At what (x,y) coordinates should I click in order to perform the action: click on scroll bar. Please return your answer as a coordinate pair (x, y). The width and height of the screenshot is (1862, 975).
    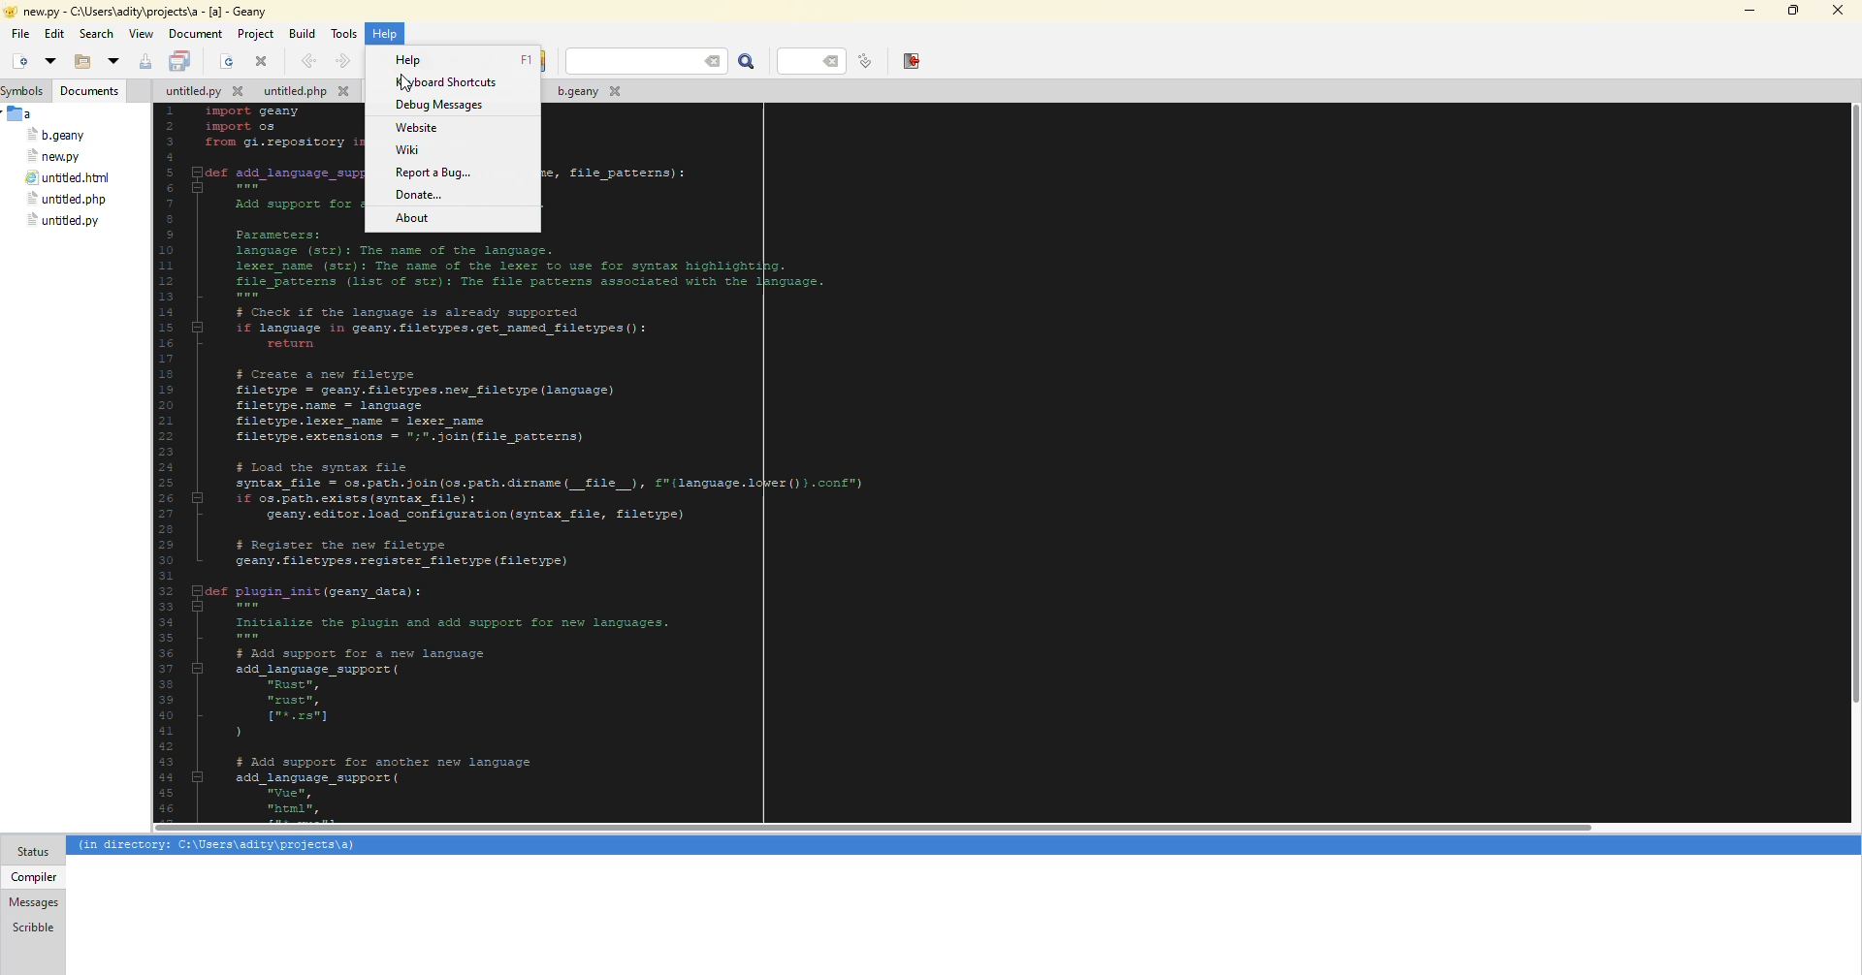
    Looking at the image, I should click on (875, 829).